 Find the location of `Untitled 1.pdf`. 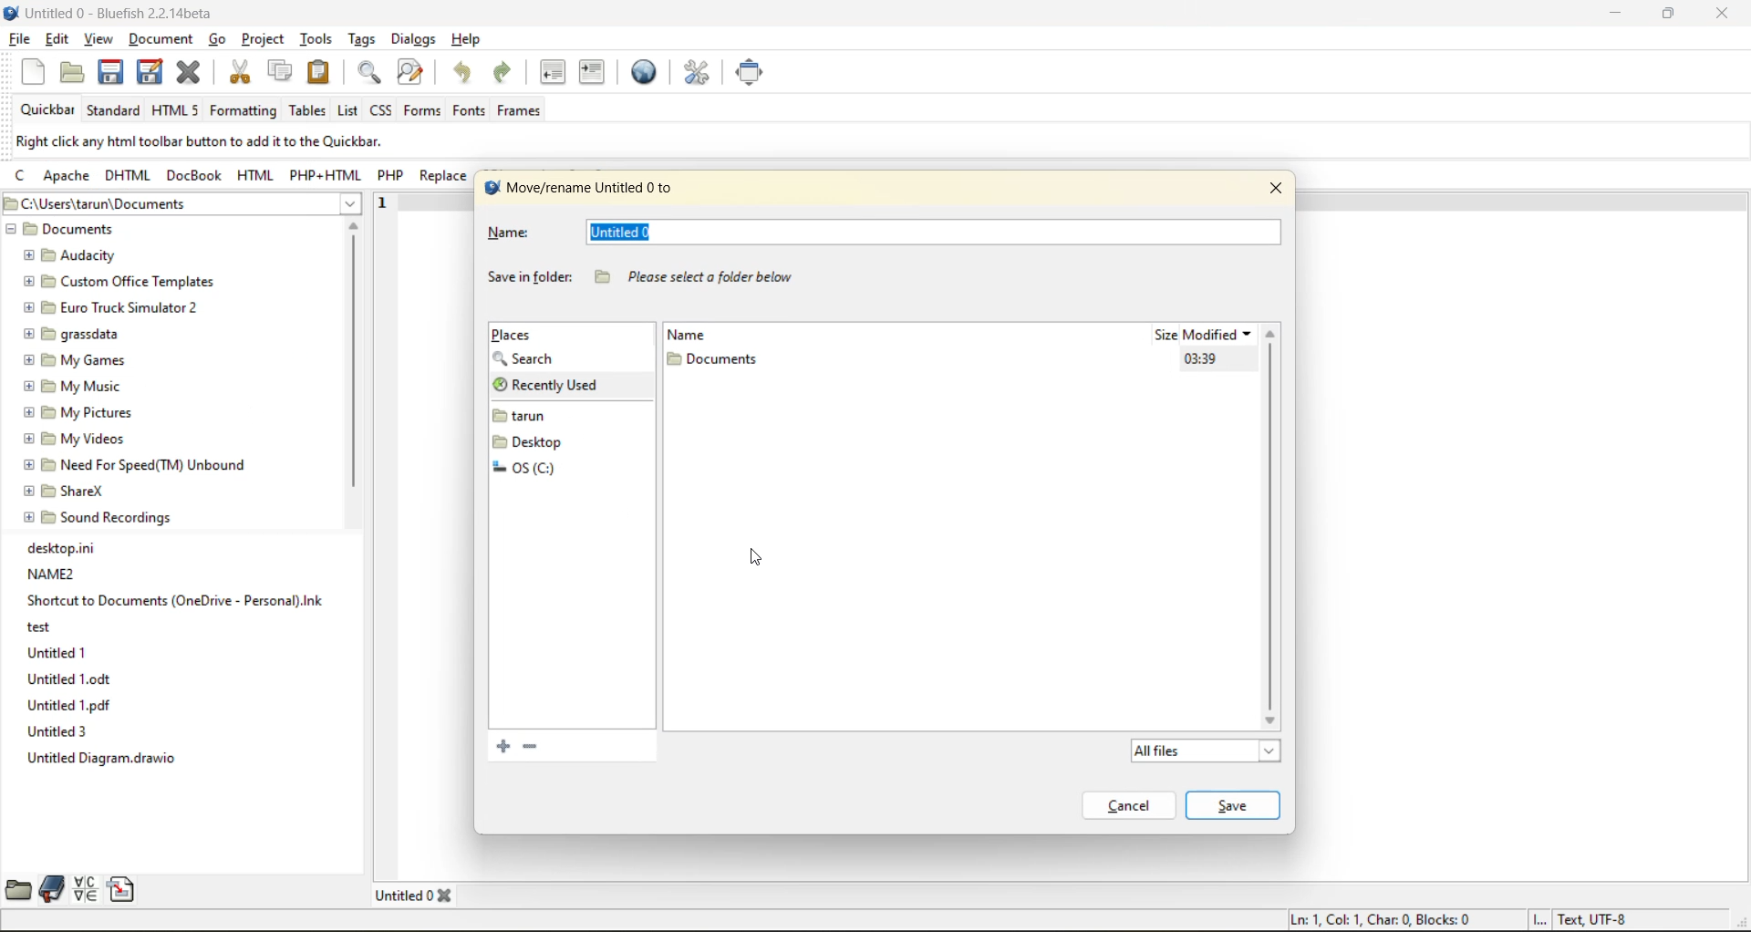

Untitled 1.pdf is located at coordinates (71, 707).